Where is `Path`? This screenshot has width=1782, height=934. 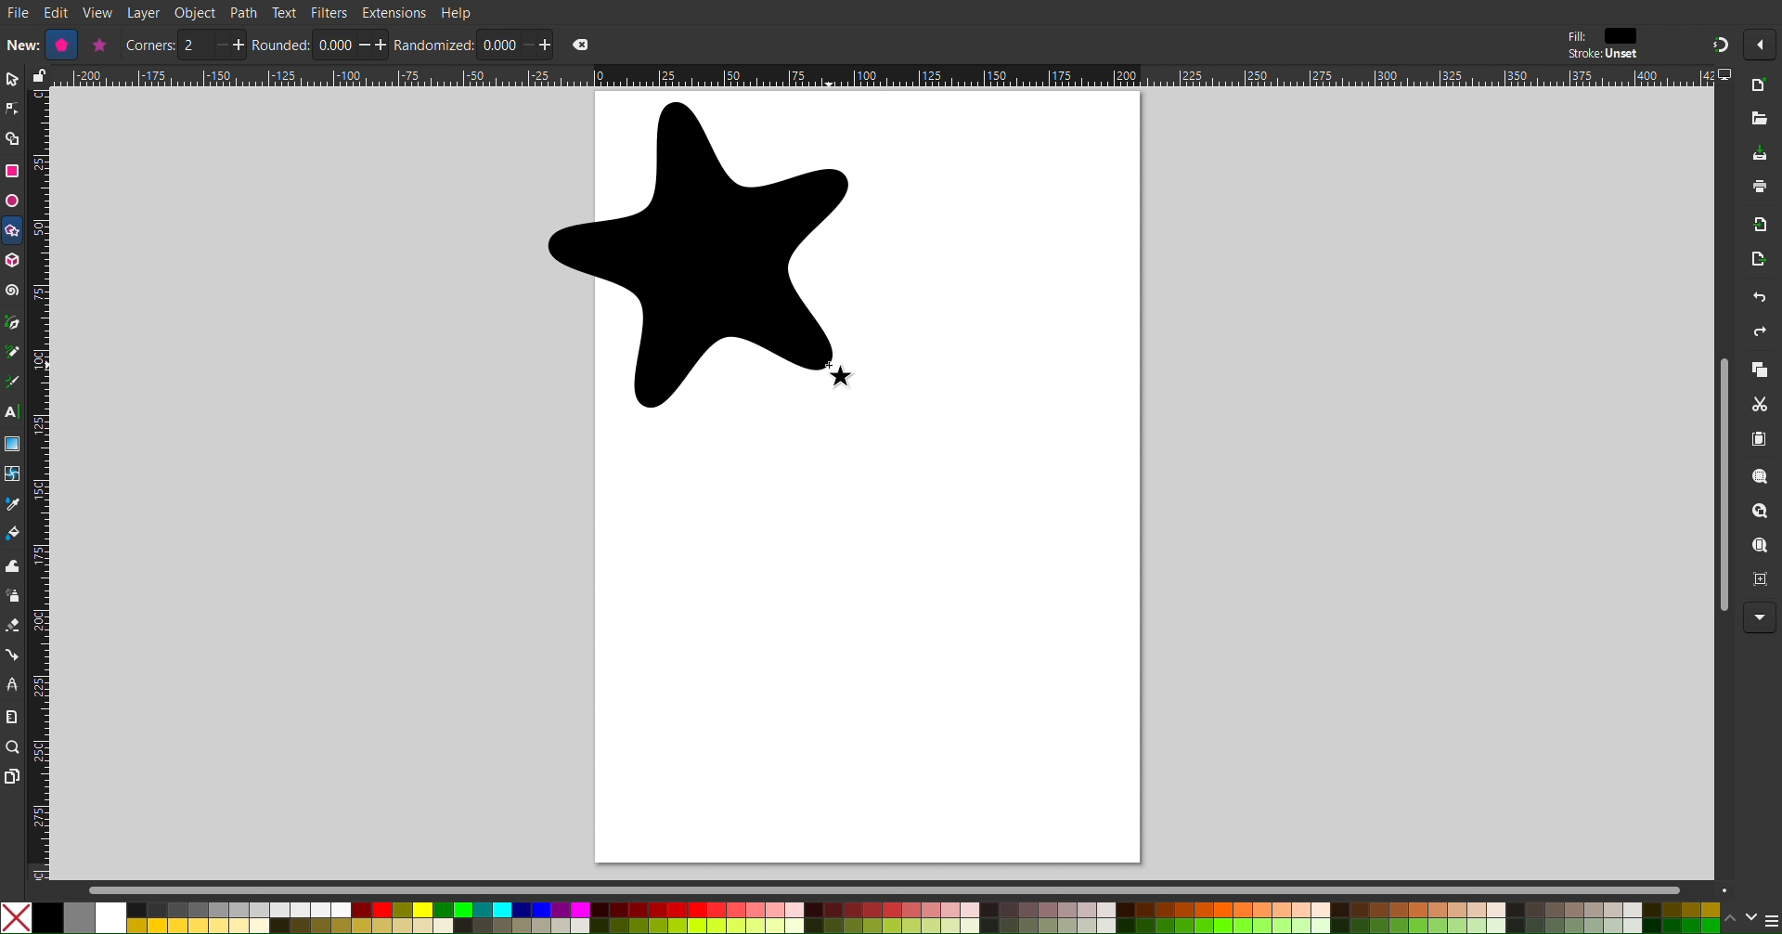
Path is located at coordinates (244, 12).